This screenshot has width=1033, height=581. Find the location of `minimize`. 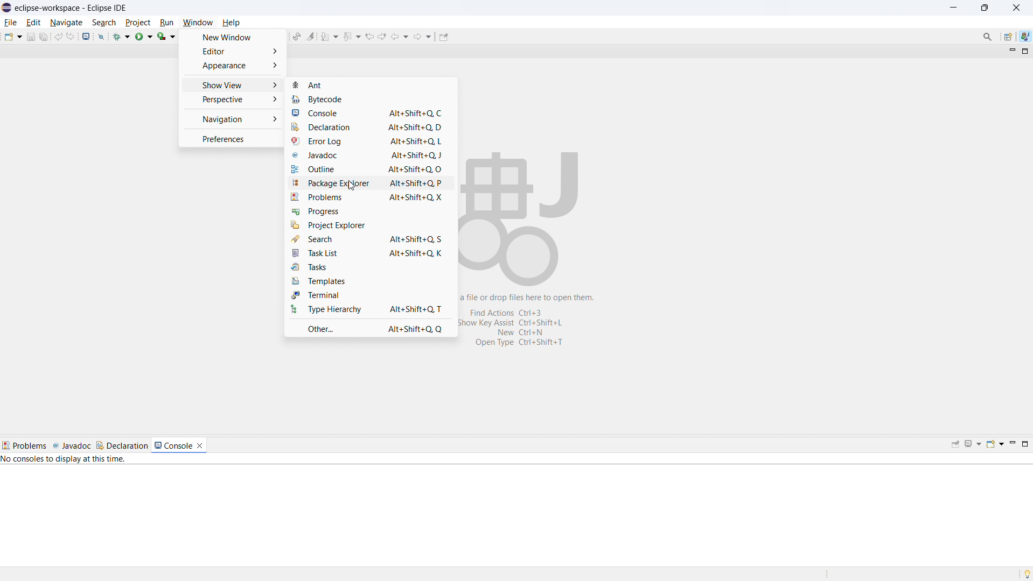

minimize is located at coordinates (1009, 51).